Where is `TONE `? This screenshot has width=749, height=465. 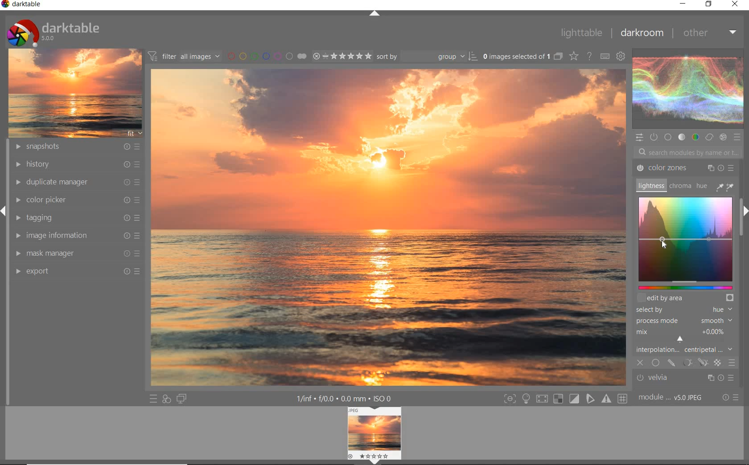
TONE  is located at coordinates (682, 137).